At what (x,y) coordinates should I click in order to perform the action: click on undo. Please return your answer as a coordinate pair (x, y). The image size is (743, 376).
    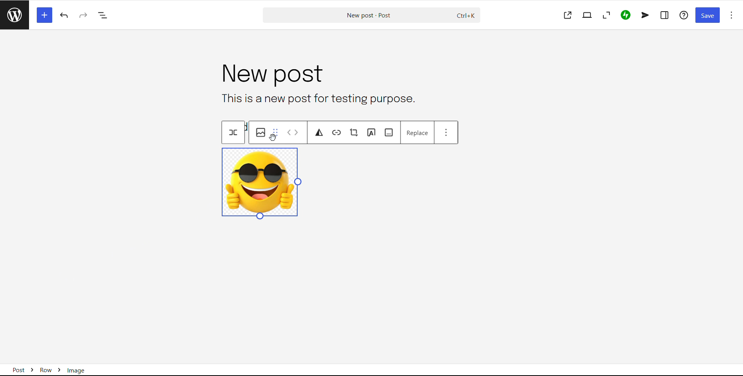
    Looking at the image, I should click on (65, 15).